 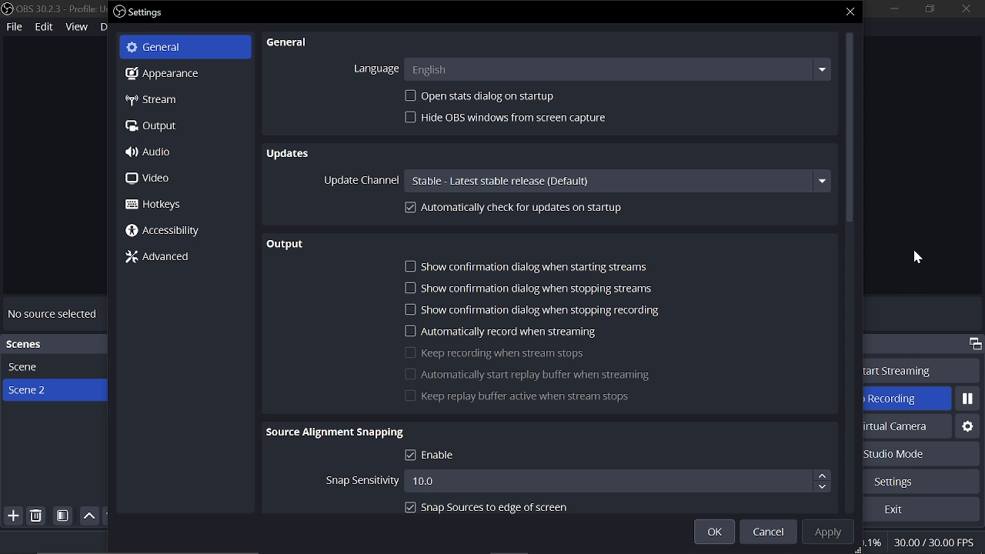 What do you see at coordinates (496, 352) in the screenshot?
I see `keep recording when stream stops` at bounding box center [496, 352].